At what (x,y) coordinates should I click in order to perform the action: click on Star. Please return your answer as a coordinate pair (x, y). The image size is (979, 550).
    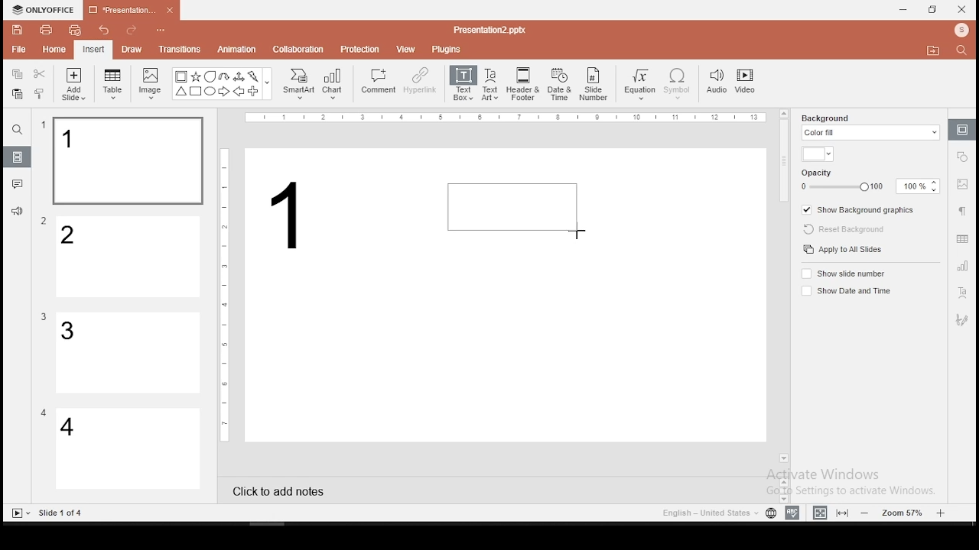
    Looking at the image, I should click on (195, 76).